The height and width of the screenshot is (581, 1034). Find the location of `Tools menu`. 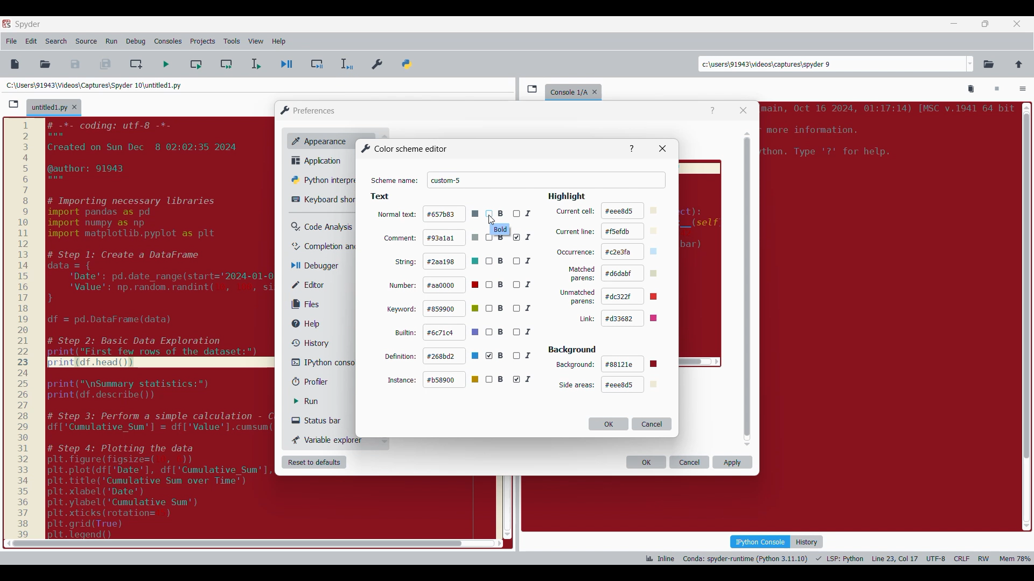

Tools menu is located at coordinates (232, 41).